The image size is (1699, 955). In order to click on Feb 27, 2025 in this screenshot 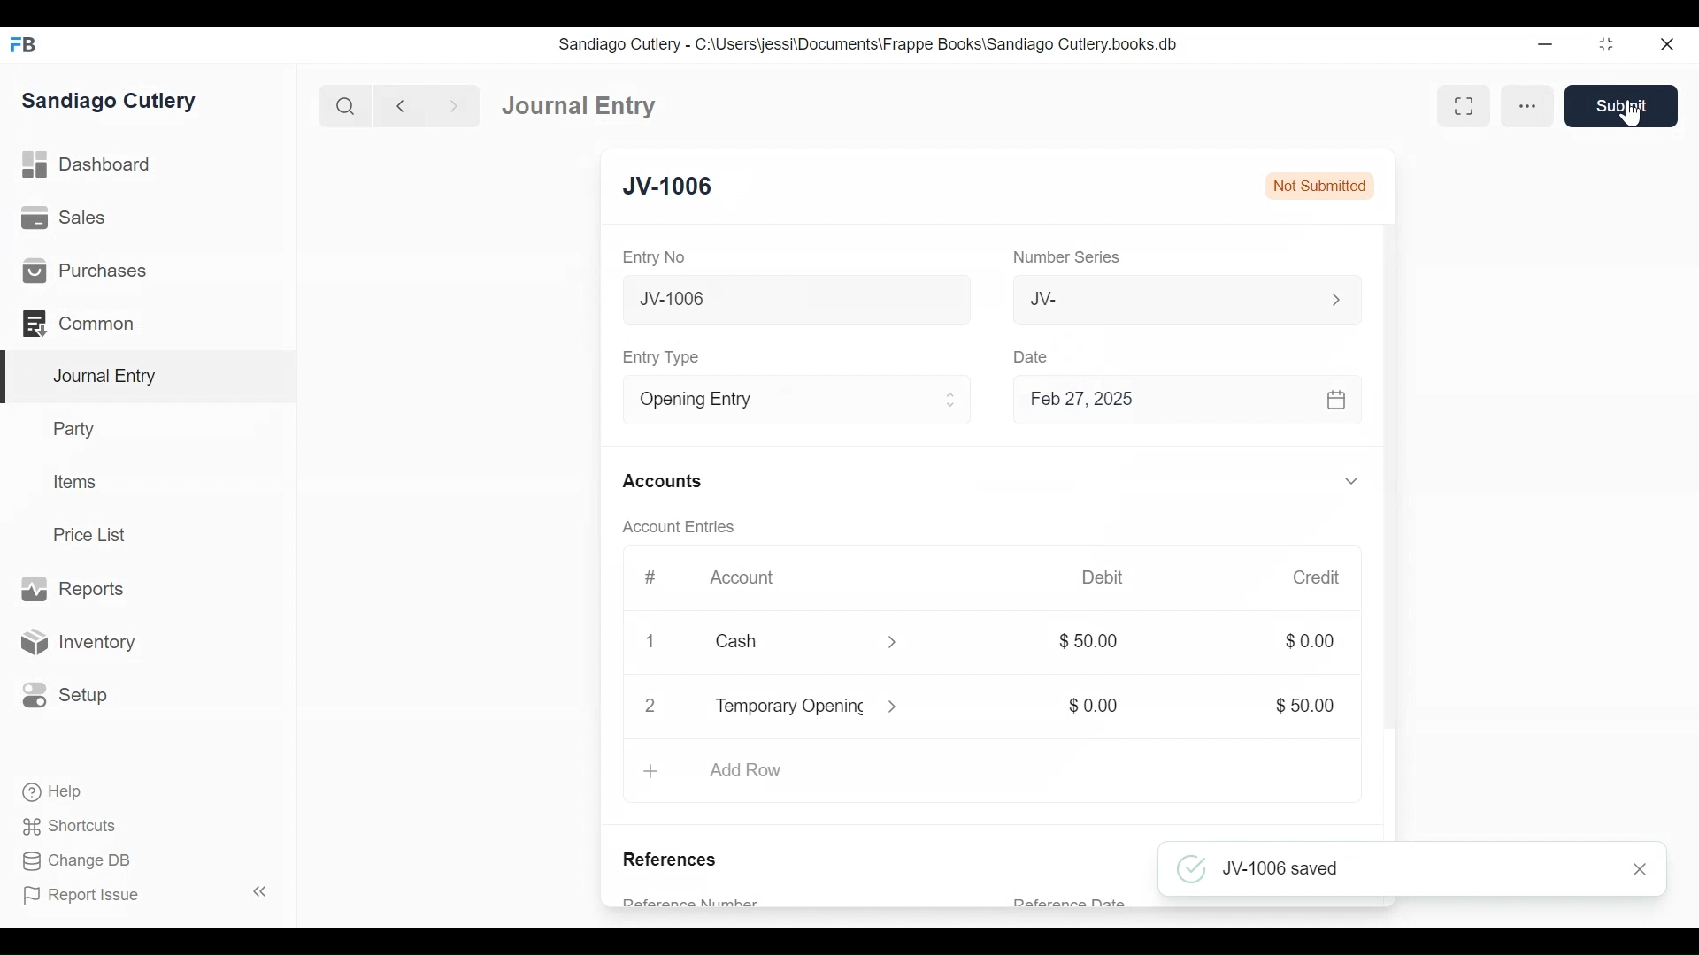, I will do `click(1184, 401)`.